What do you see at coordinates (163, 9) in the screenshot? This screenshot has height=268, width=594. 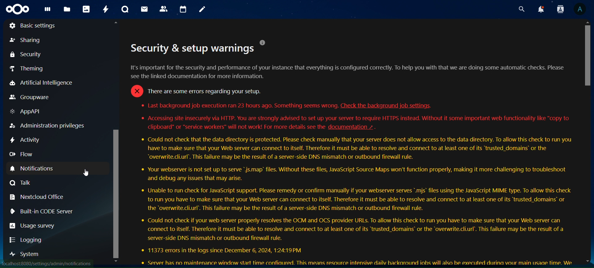 I see `contacts` at bounding box center [163, 9].